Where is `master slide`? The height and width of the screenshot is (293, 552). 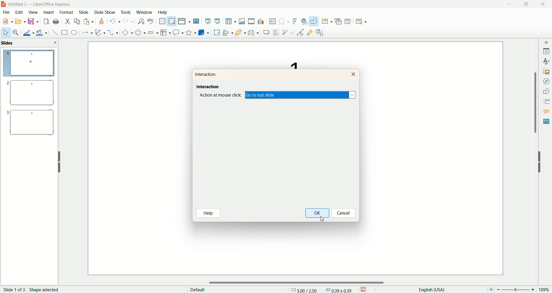
master slide is located at coordinates (197, 21).